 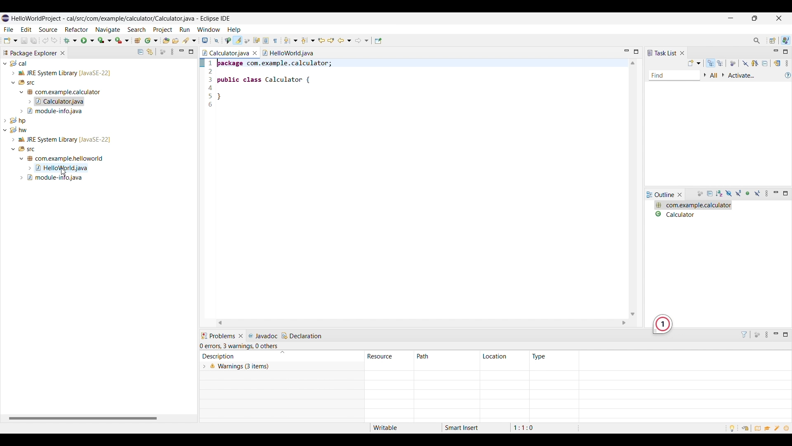 What do you see at coordinates (662, 325) in the screenshot?
I see `Grammarly grammar checker` at bounding box center [662, 325].